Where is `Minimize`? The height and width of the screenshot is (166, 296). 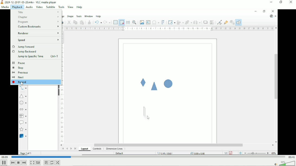 Minimize is located at coordinates (271, 2).